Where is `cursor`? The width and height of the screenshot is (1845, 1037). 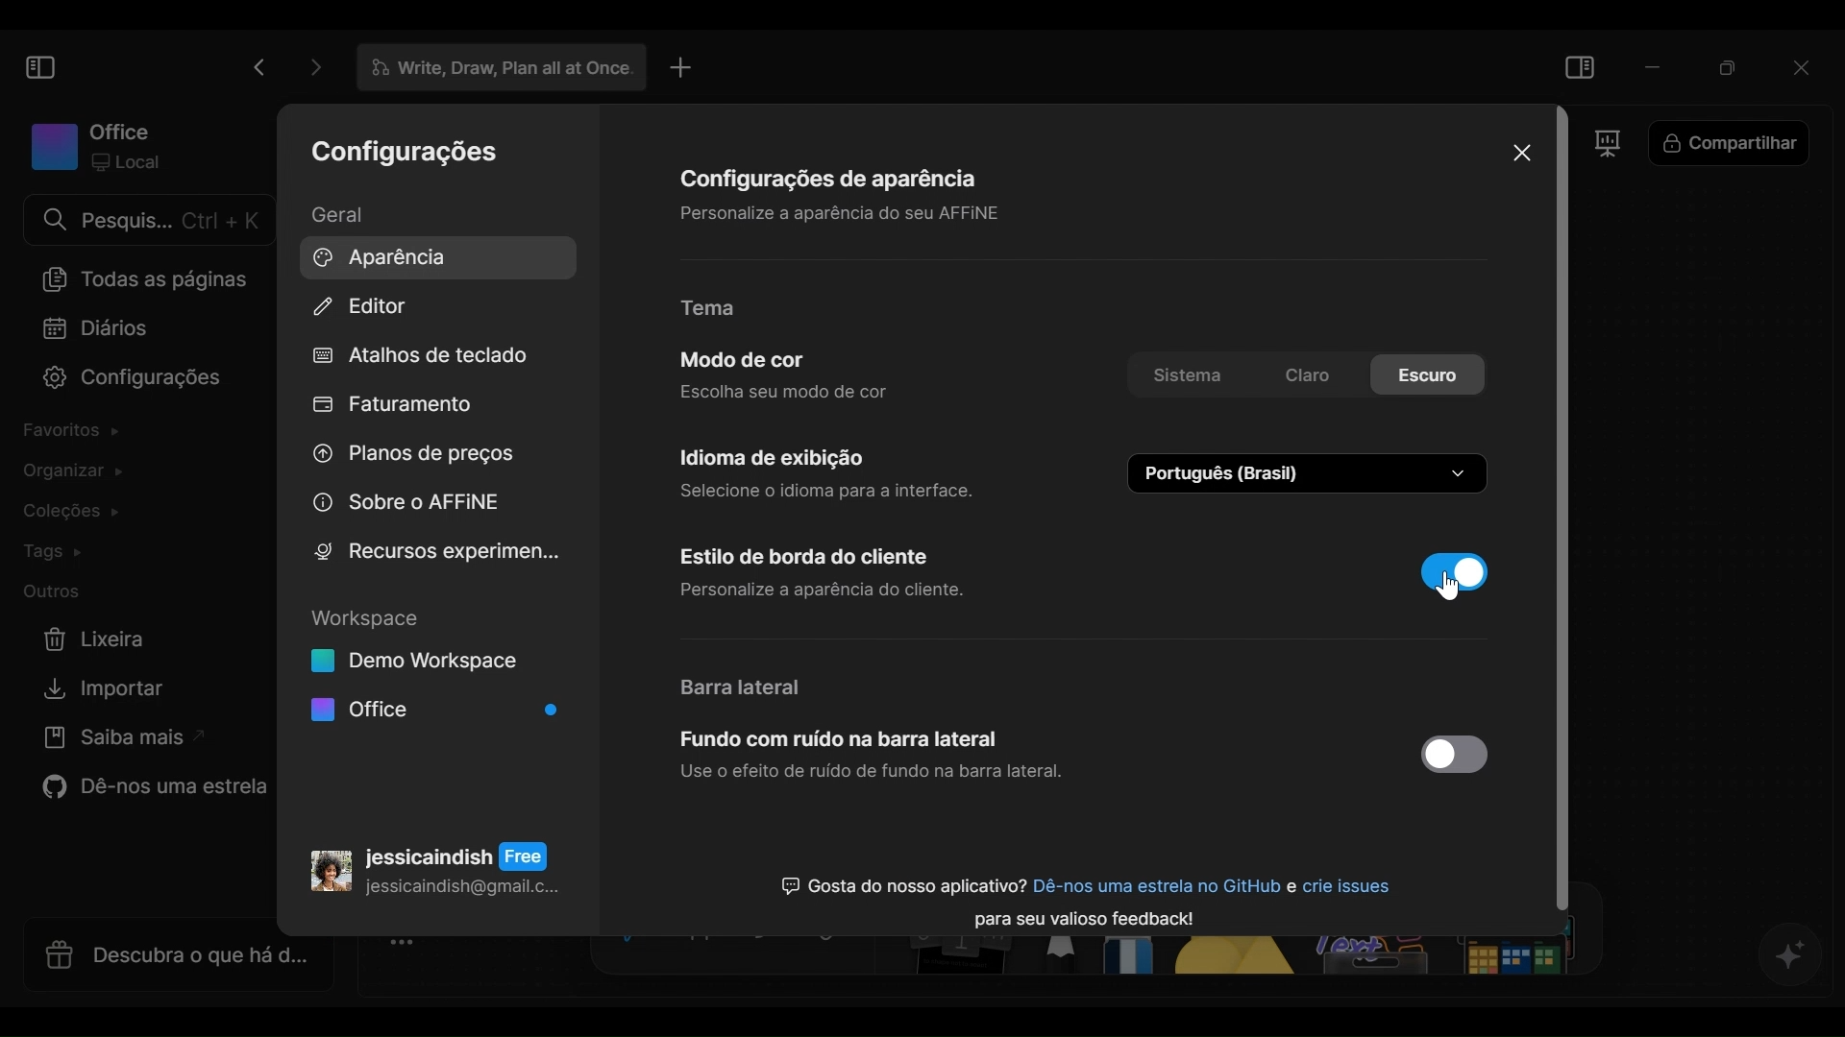 cursor is located at coordinates (1459, 595).